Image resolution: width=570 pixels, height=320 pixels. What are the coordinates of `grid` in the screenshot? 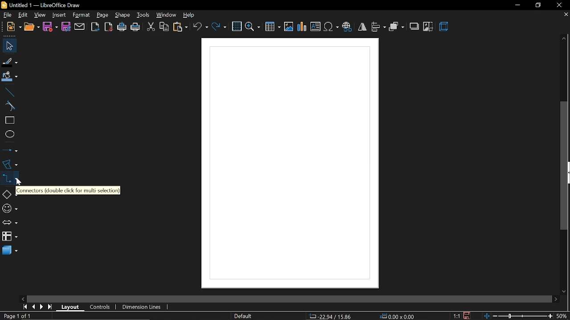 It's located at (236, 26).